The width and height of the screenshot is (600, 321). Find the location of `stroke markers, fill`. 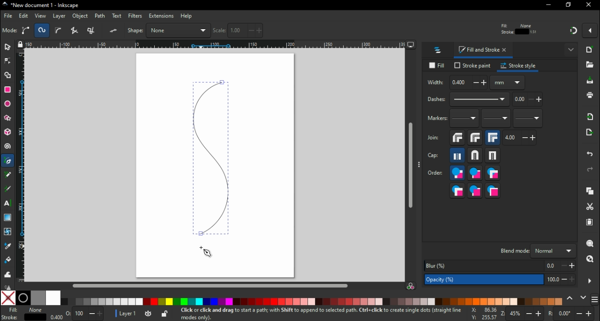

stroke markers, fill is located at coordinates (476, 191).